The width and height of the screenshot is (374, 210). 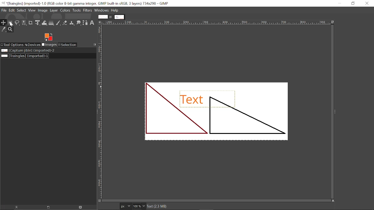 What do you see at coordinates (137, 206) in the screenshot?
I see `Current zoom` at bounding box center [137, 206].